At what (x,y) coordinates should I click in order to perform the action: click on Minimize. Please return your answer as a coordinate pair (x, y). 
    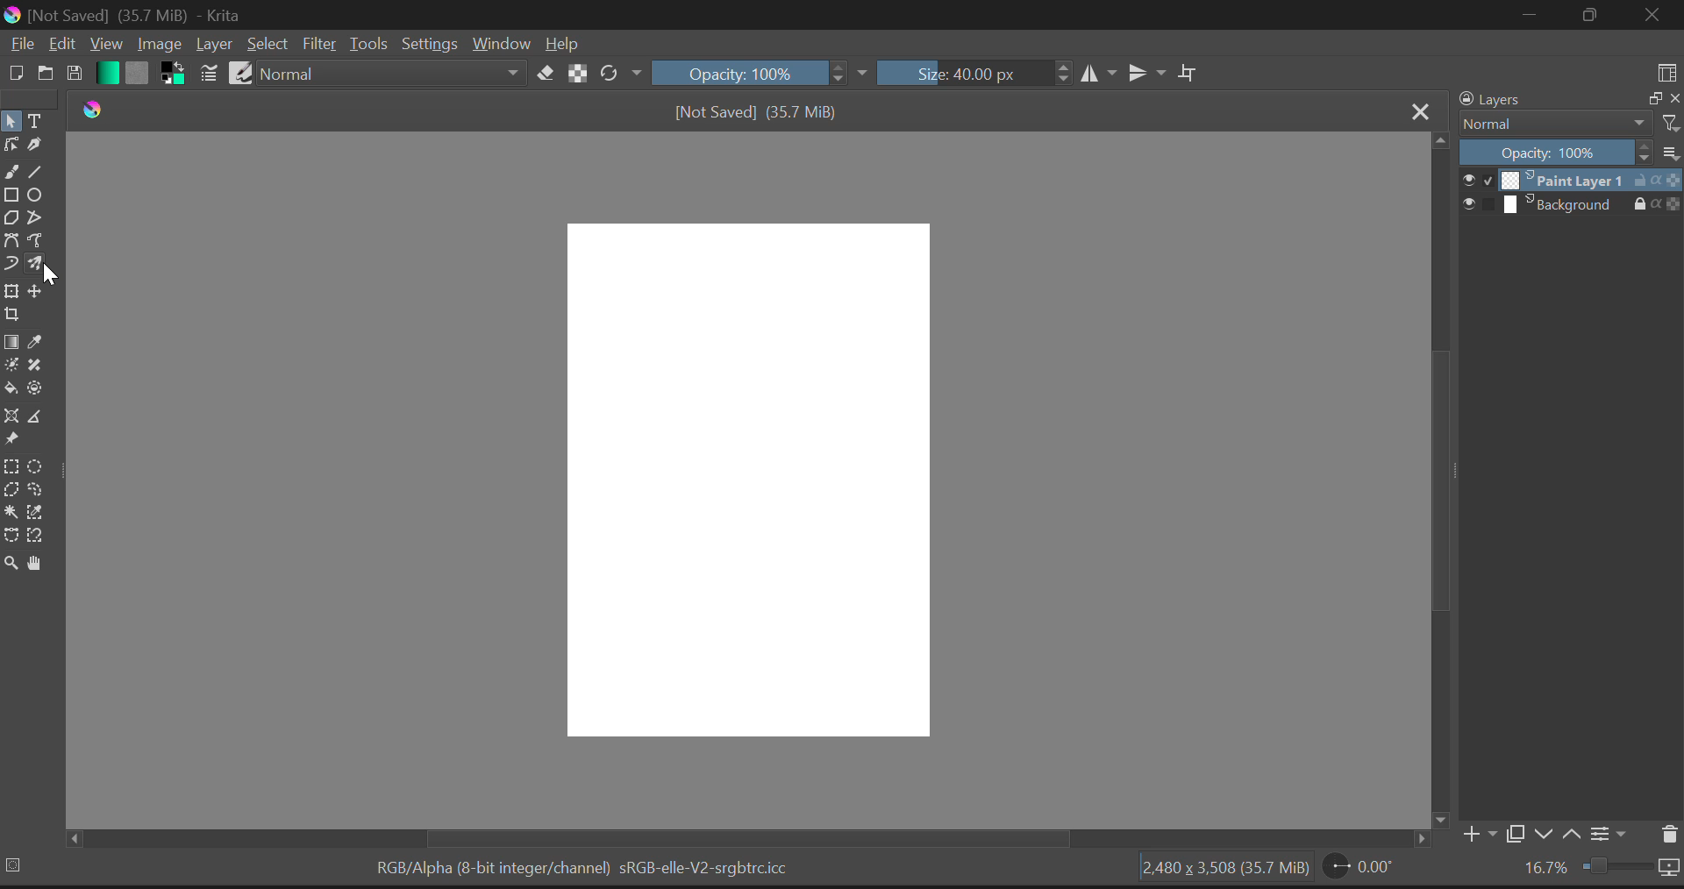
    Looking at the image, I should click on (1595, 15).